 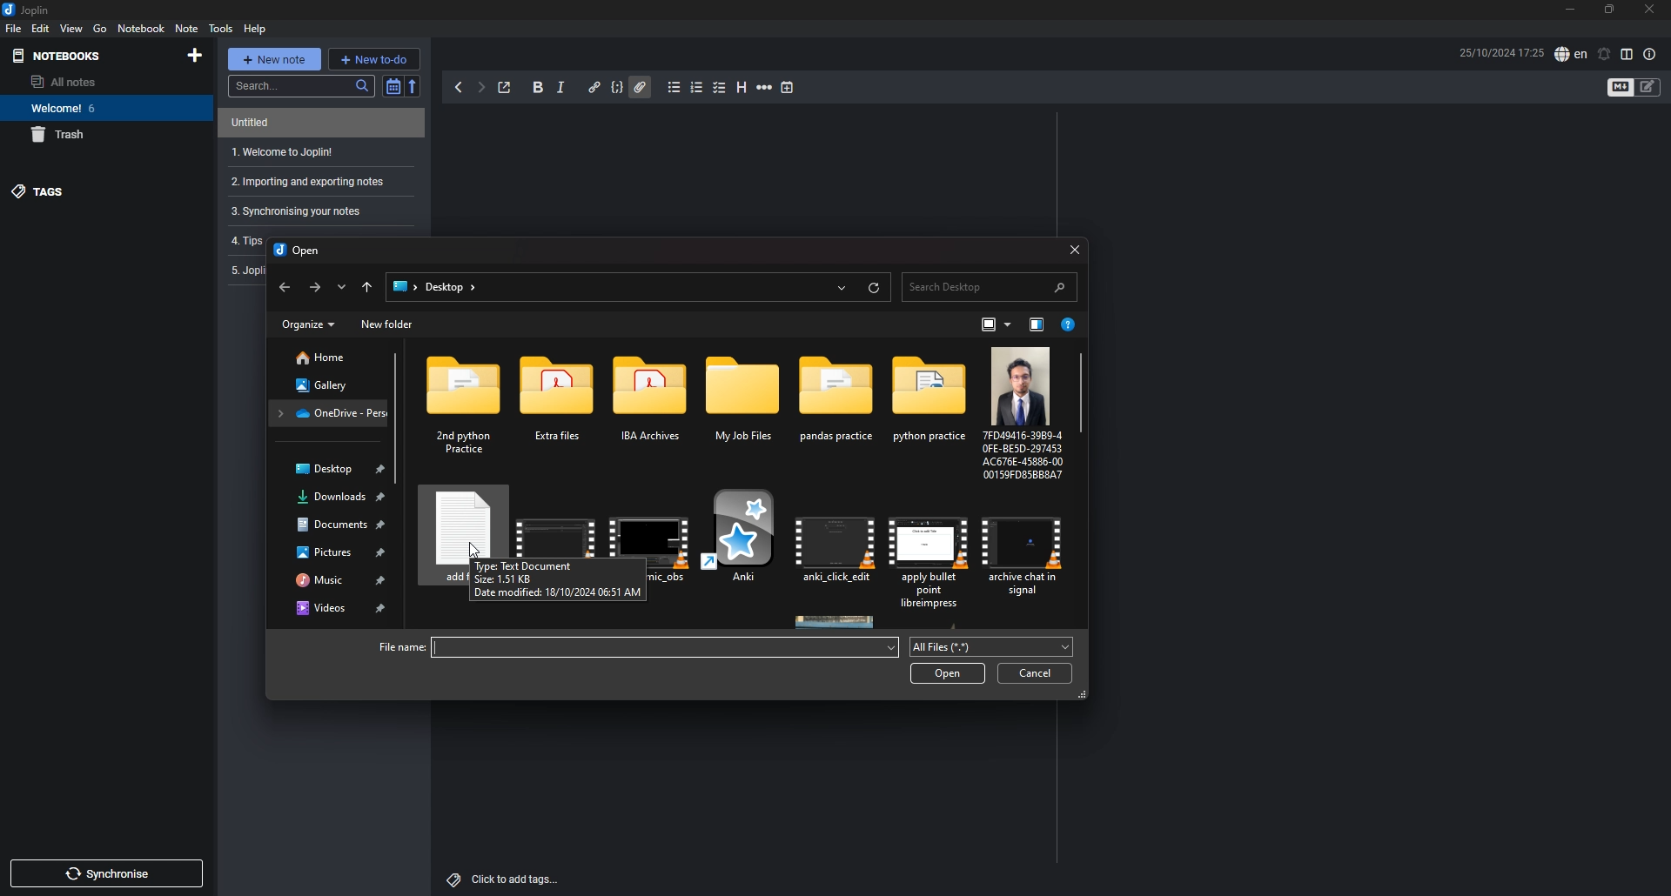 What do you see at coordinates (1084, 396) in the screenshot?
I see `scroll bar` at bounding box center [1084, 396].